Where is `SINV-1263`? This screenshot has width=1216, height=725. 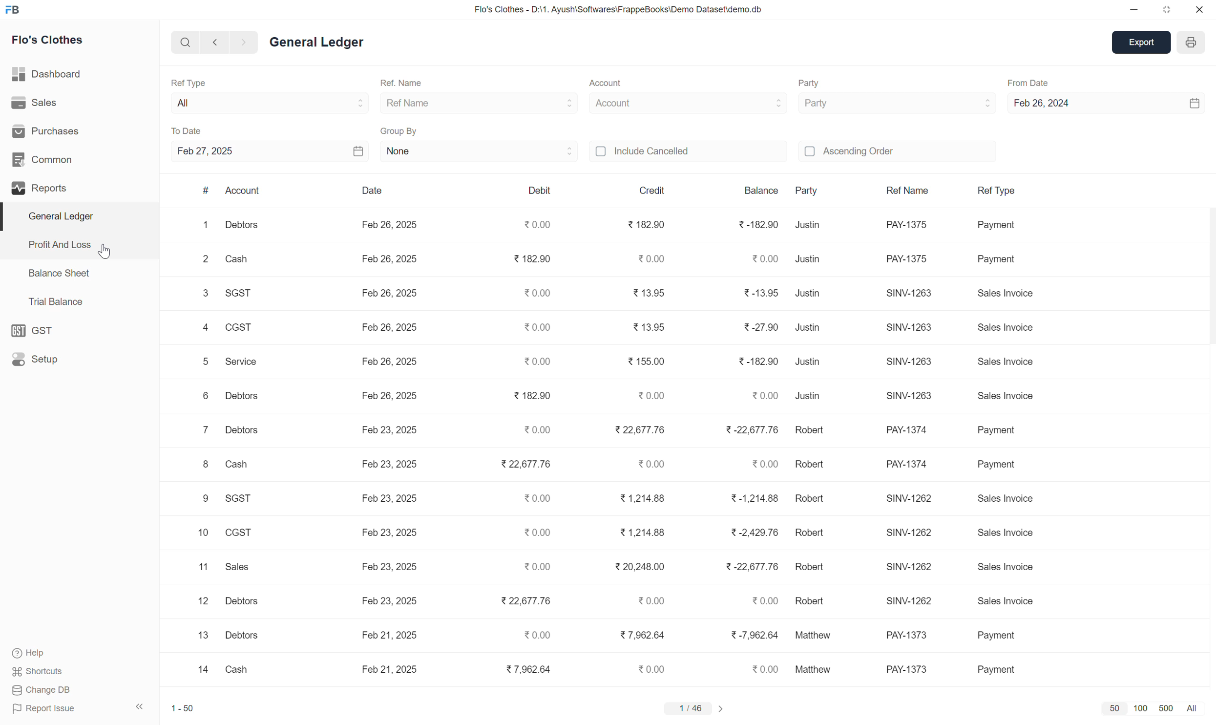
SINV-1263 is located at coordinates (909, 293).